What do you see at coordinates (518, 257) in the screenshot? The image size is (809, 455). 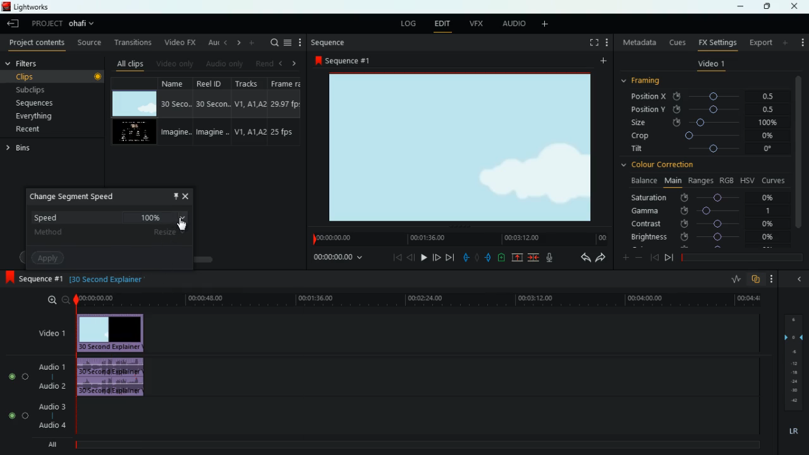 I see `up` at bounding box center [518, 257].